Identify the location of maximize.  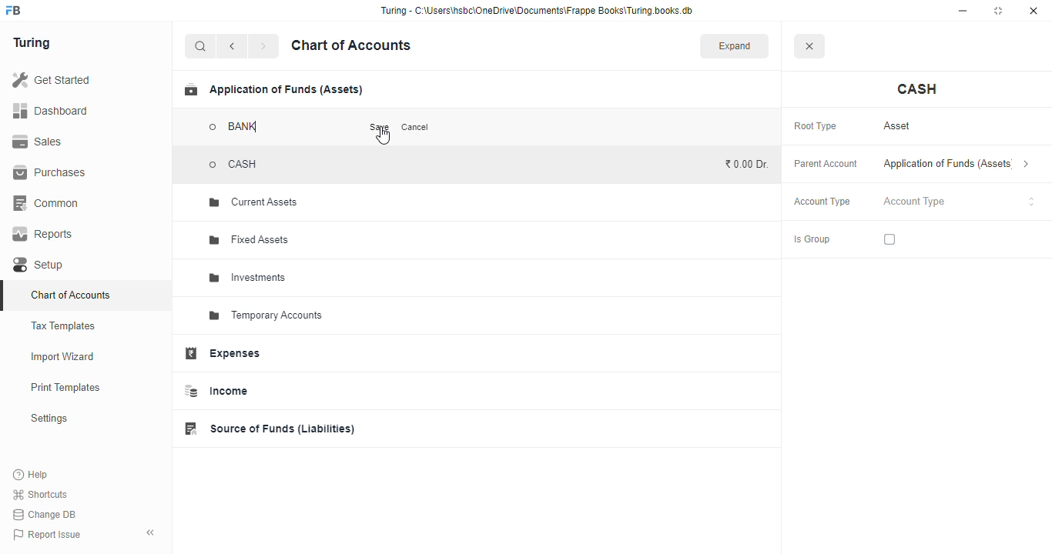
(998, 11).